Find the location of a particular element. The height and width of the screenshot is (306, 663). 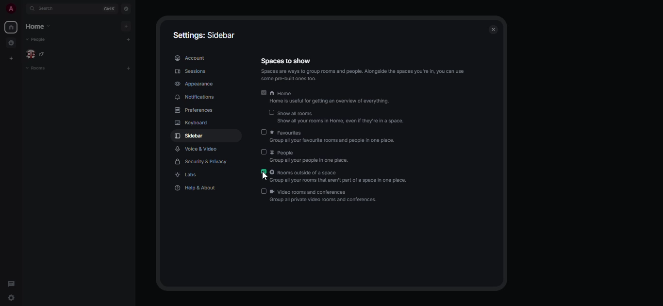

sessions is located at coordinates (192, 72).